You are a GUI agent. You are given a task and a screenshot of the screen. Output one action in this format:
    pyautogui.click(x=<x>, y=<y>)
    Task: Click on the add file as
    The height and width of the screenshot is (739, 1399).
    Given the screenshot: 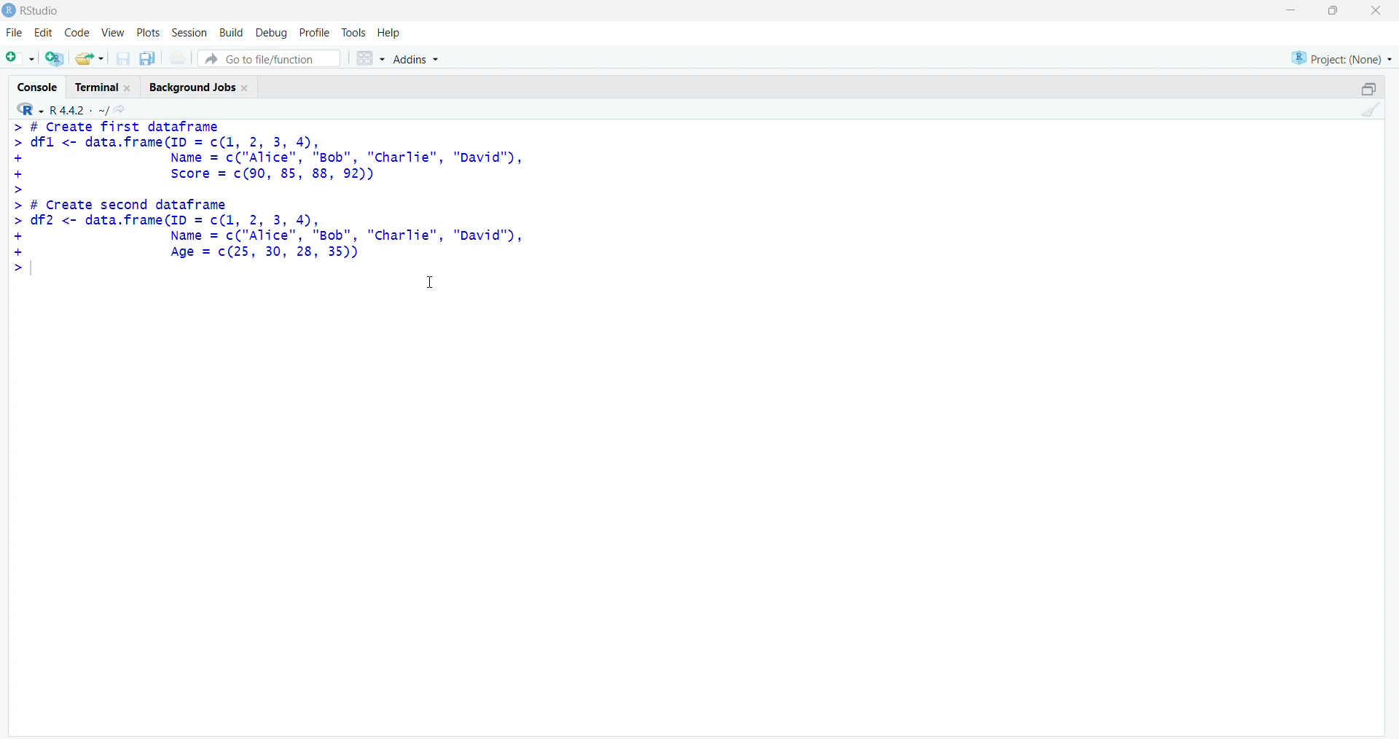 What is the action you would take?
    pyautogui.click(x=23, y=58)
    